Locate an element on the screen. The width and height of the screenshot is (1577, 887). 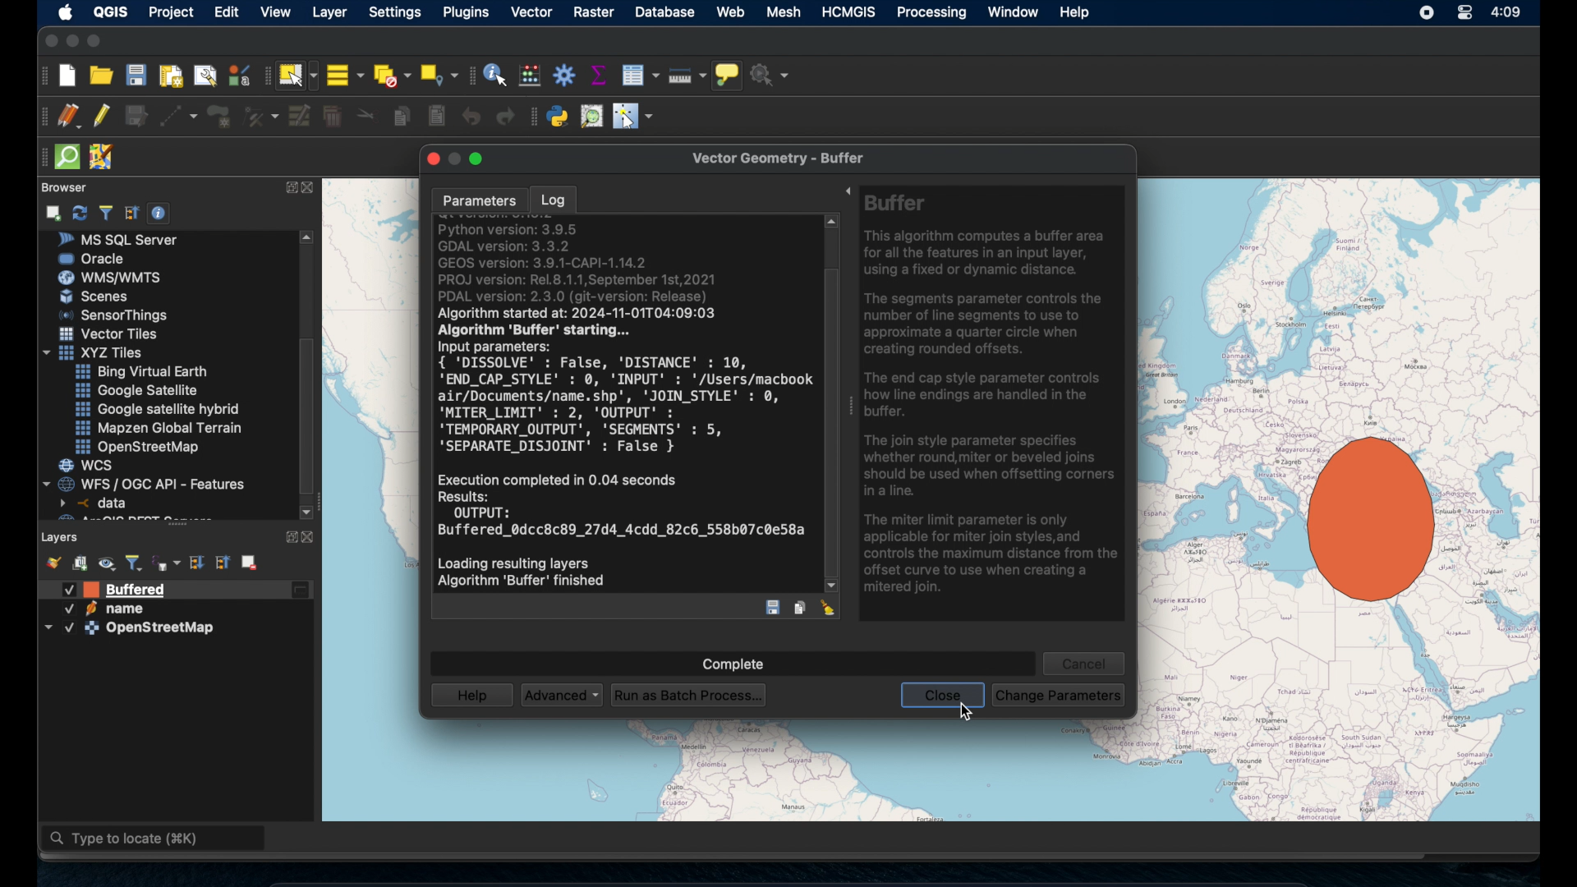
wcs is located at coordinates (88, 466).